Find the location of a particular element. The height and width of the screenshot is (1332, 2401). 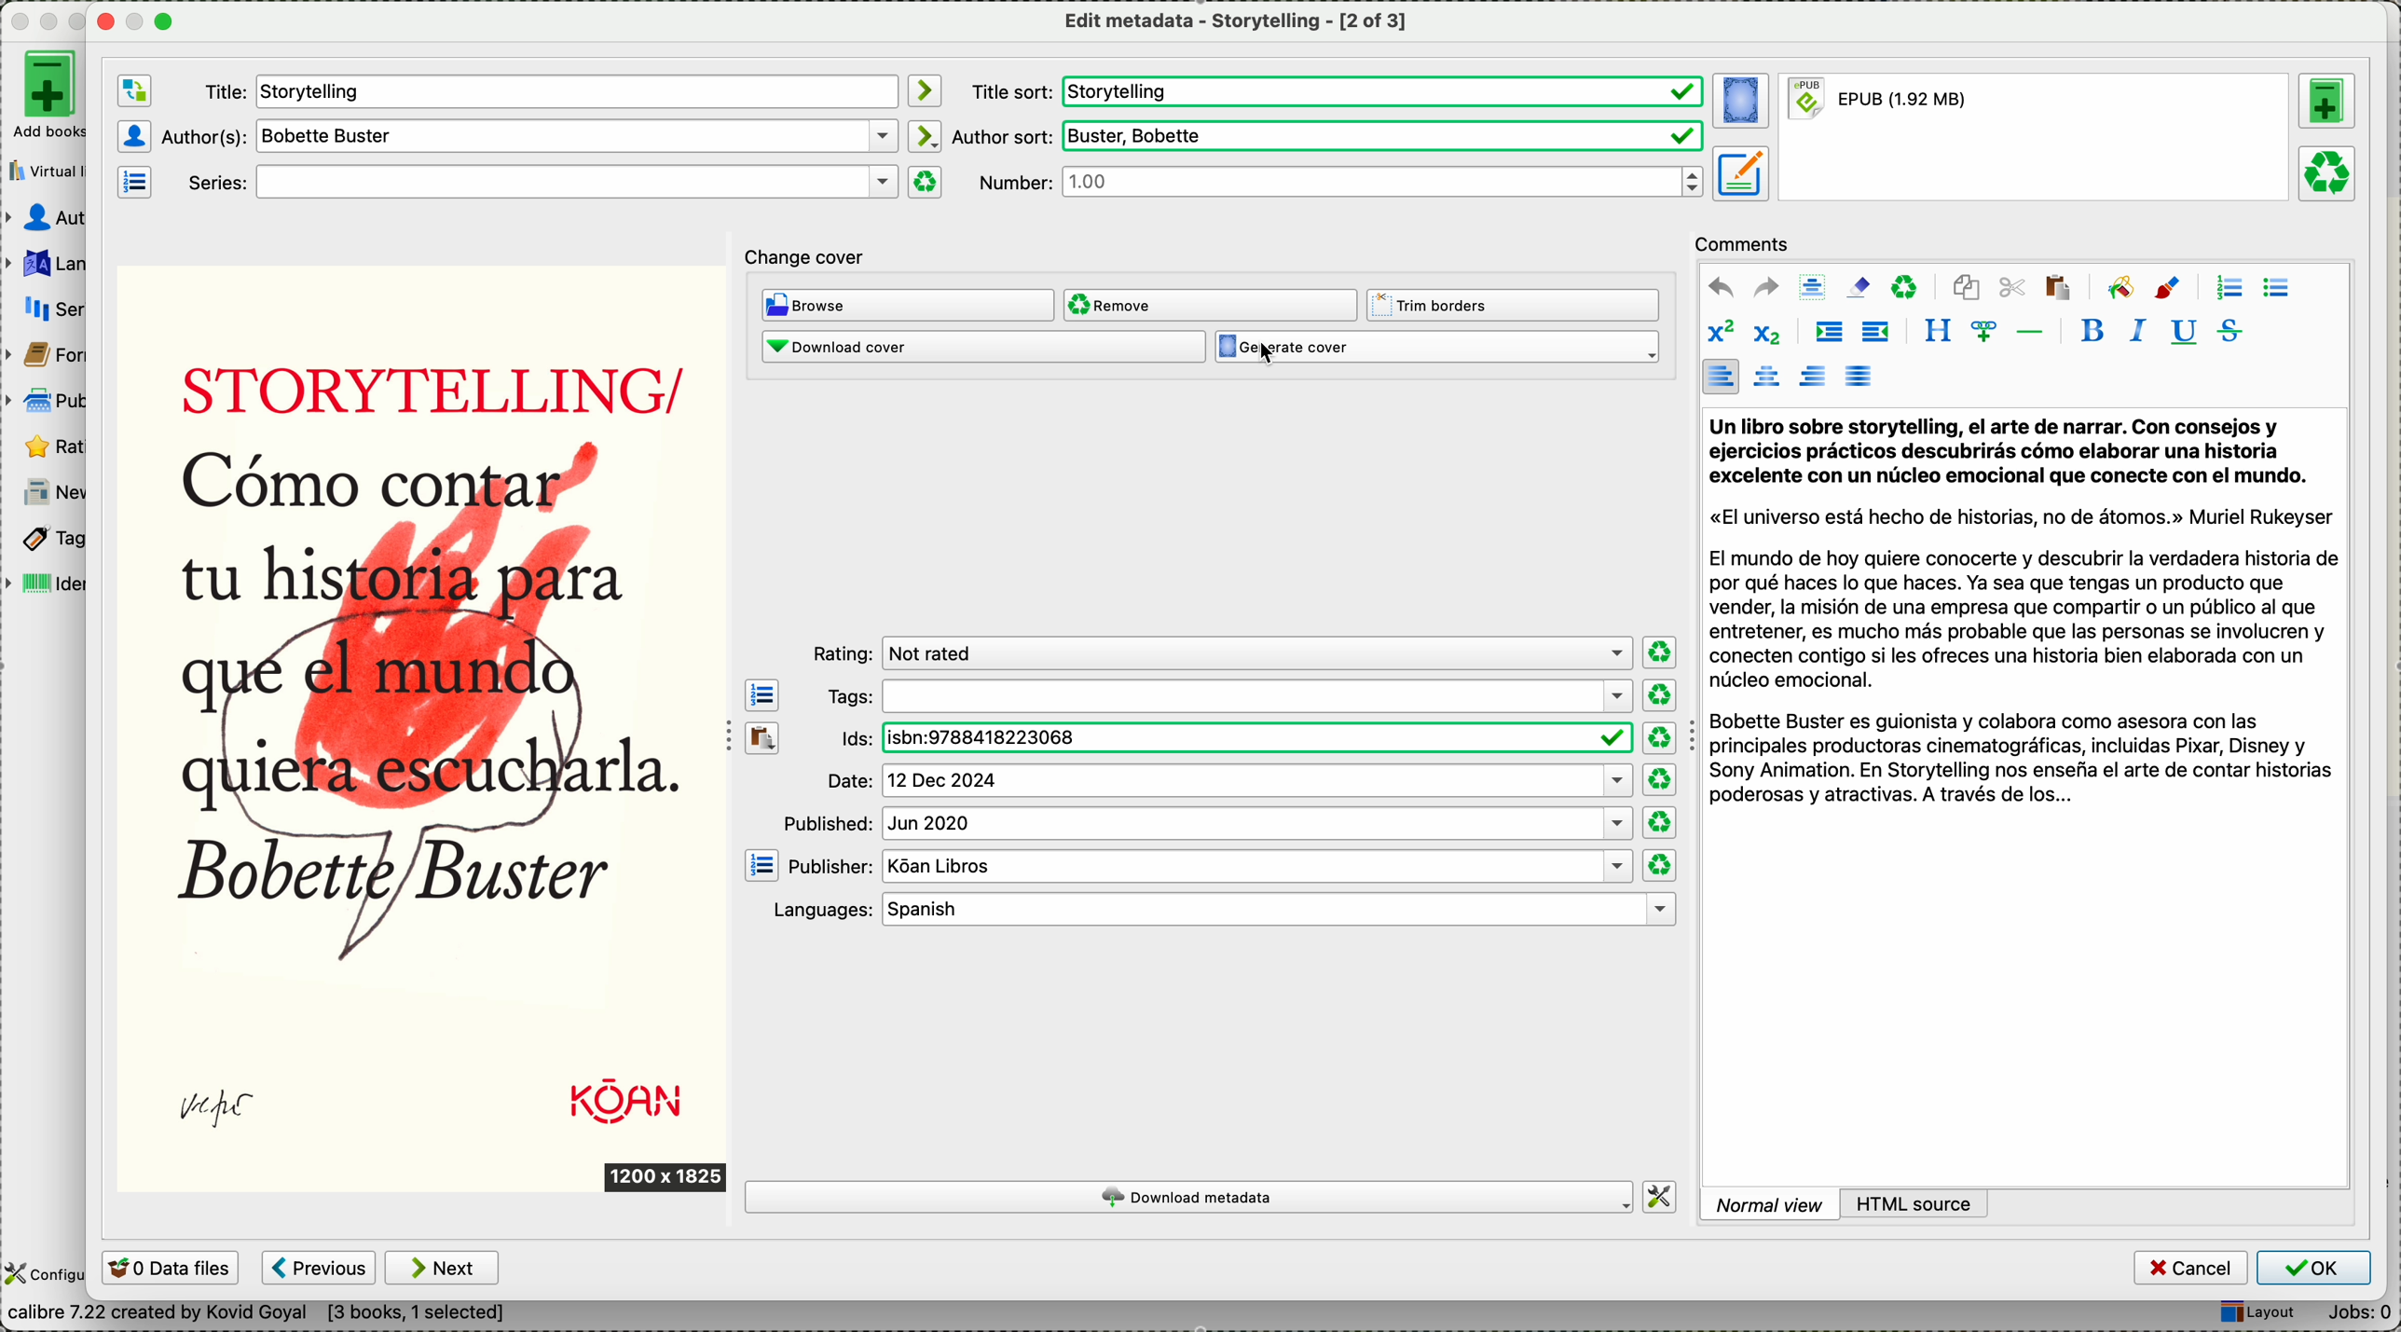

title is located at coordinates (547, 90).